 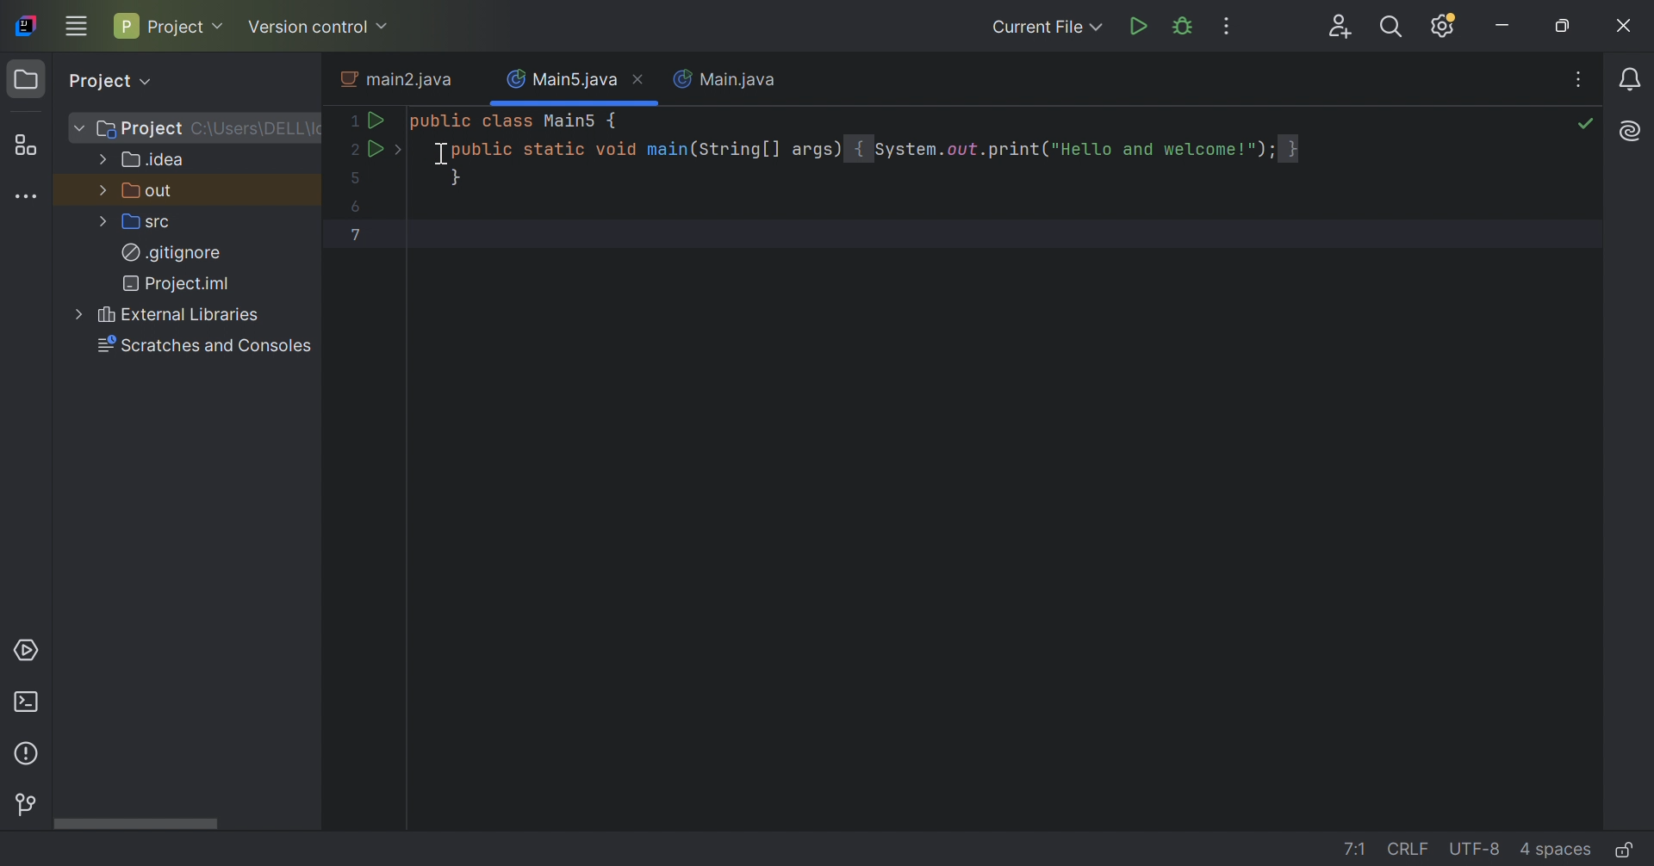 I want to click on Search everywhere, so click(x=1393, y=28).